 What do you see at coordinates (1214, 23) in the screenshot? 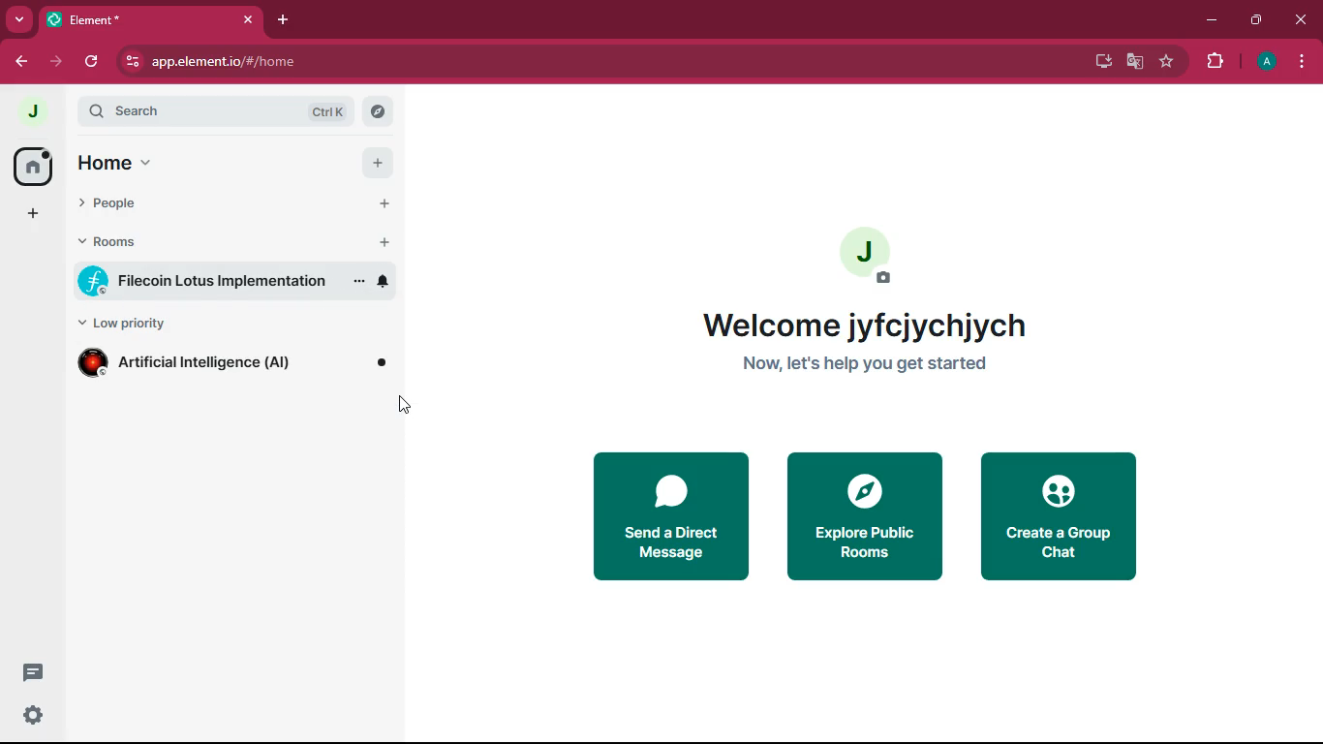
I see `minimize` at bounding box center [1214, 23].